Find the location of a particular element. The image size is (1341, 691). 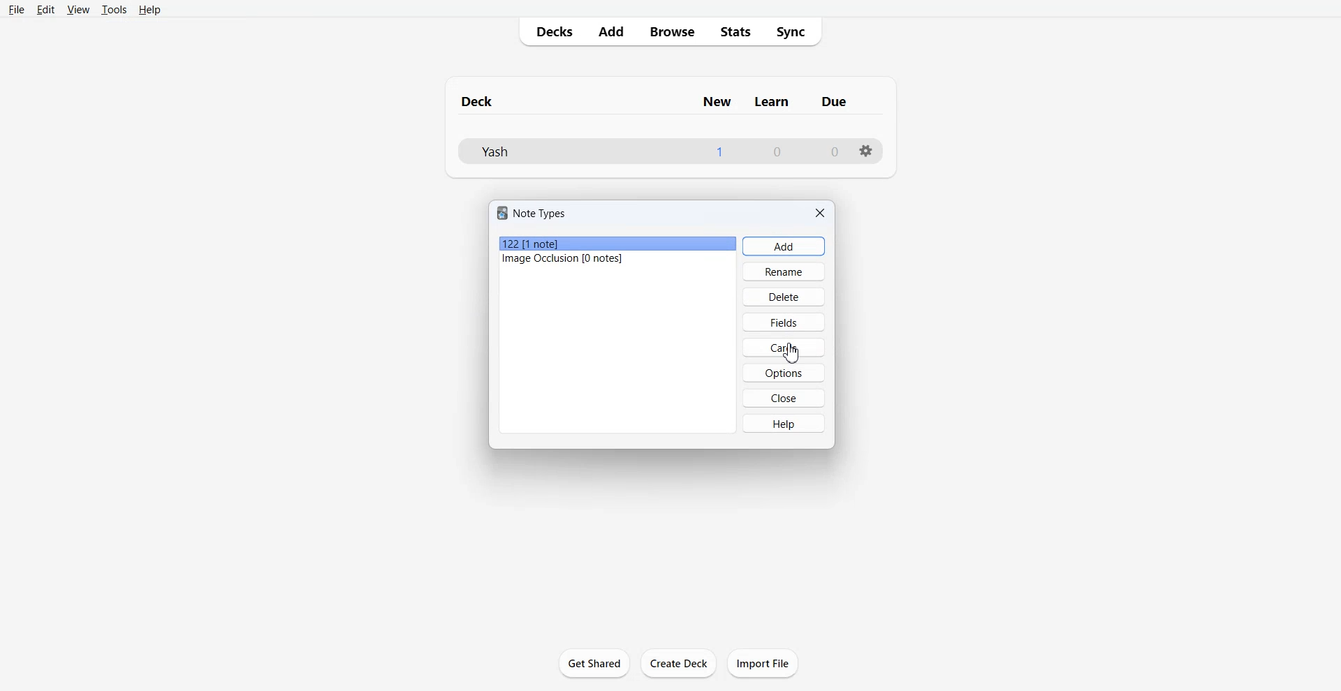

Decks is located at coordinates (551, 32).